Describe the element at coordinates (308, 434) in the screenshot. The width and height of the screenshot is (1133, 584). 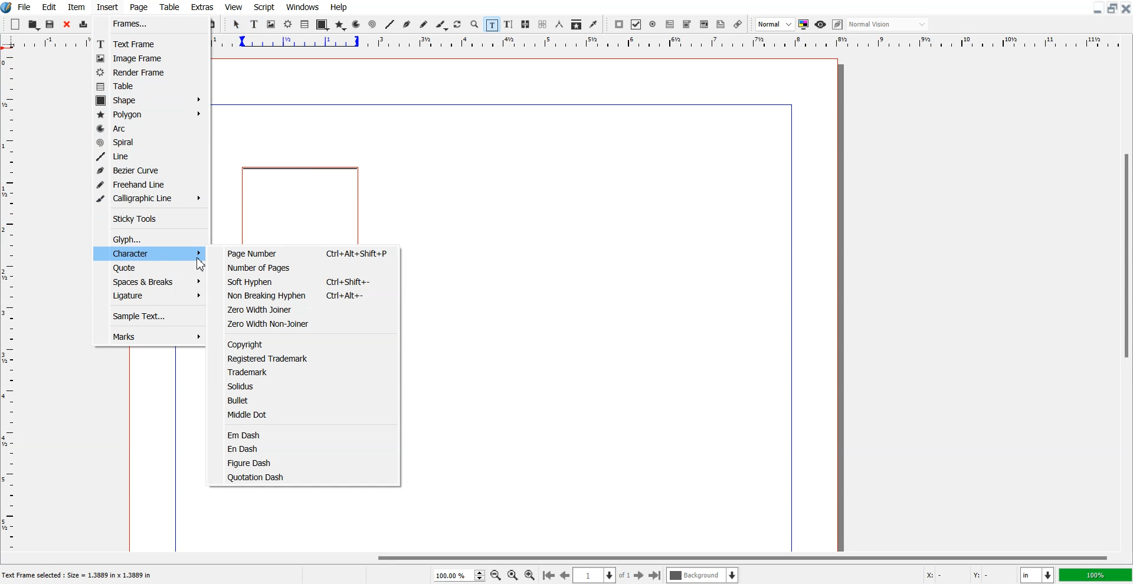
I see `Em Dash` at that location.